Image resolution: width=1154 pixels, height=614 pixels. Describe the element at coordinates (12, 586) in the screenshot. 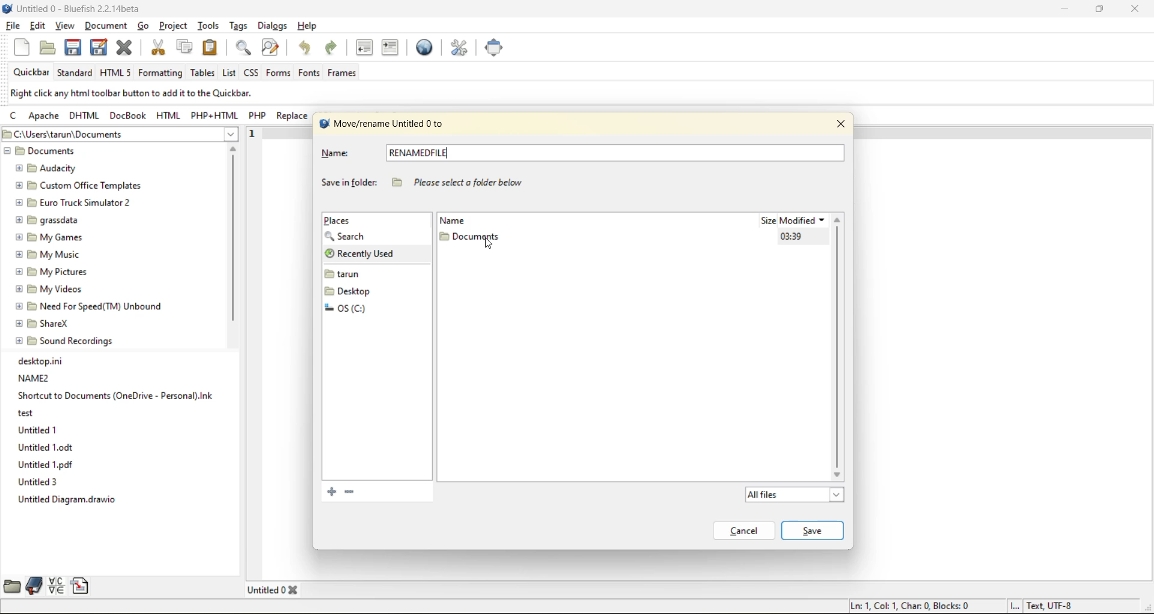

I see `file browser` at that location.